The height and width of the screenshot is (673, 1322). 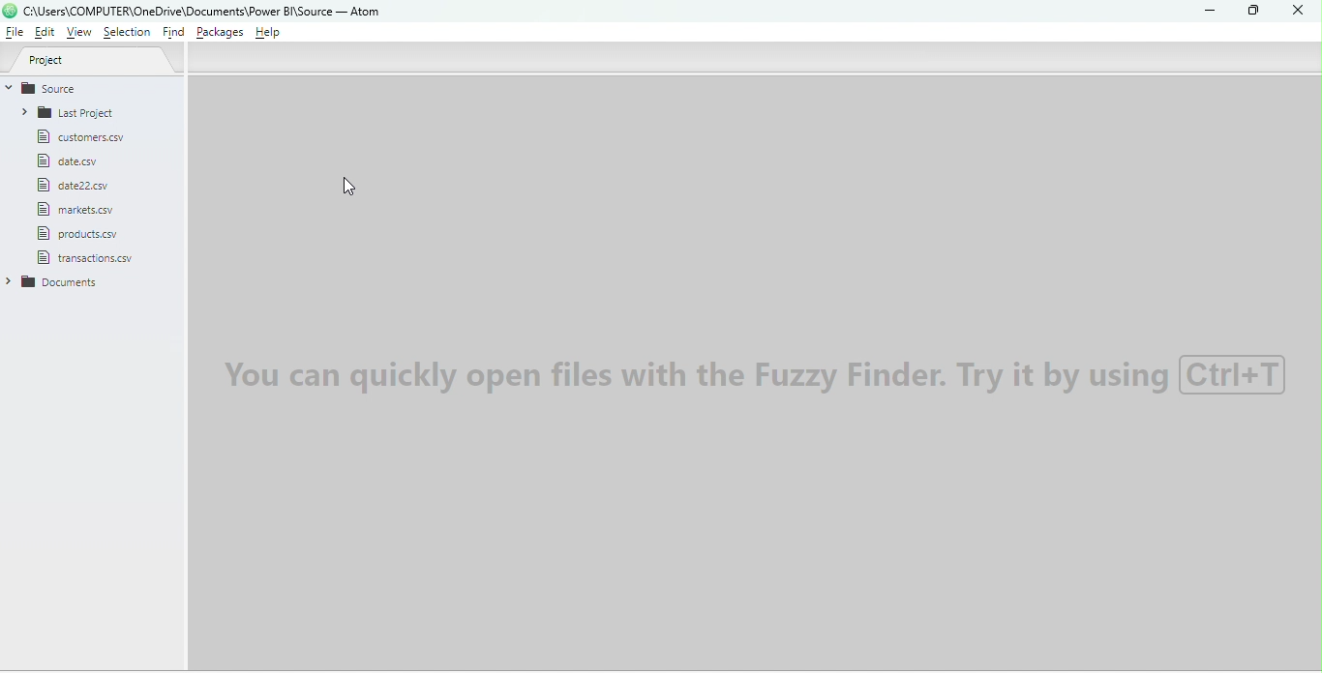 What do you see at coordinates (76, 161) in the screenshot?
I see `File` at bounding box center [76, 161].